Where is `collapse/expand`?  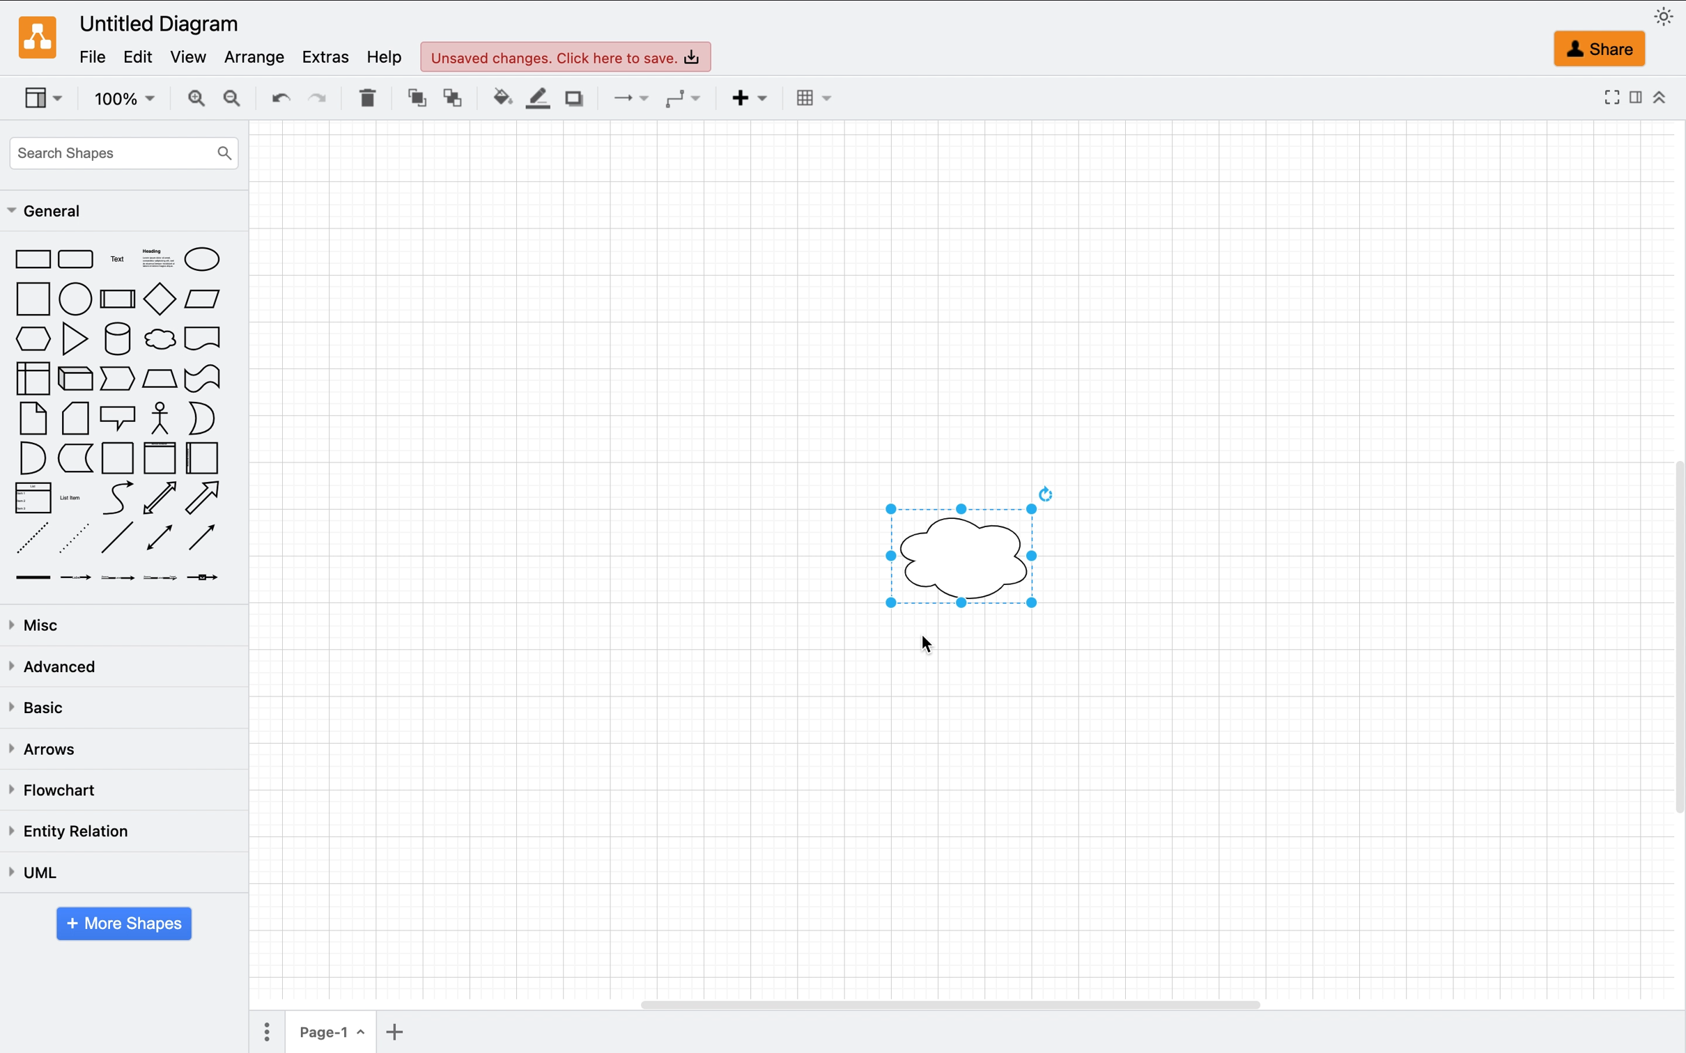
collapse/expand is located at coordinates (1660, 100).